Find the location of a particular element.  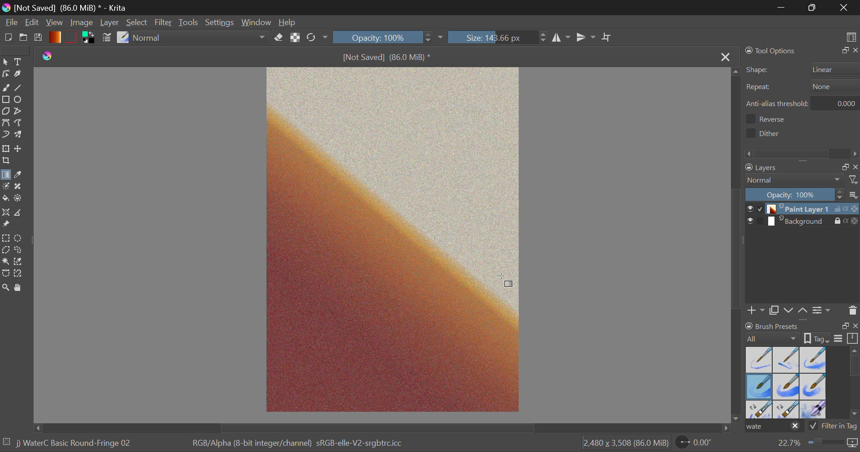

Textured Background using Noise filter is located at coordinates (393, 239).